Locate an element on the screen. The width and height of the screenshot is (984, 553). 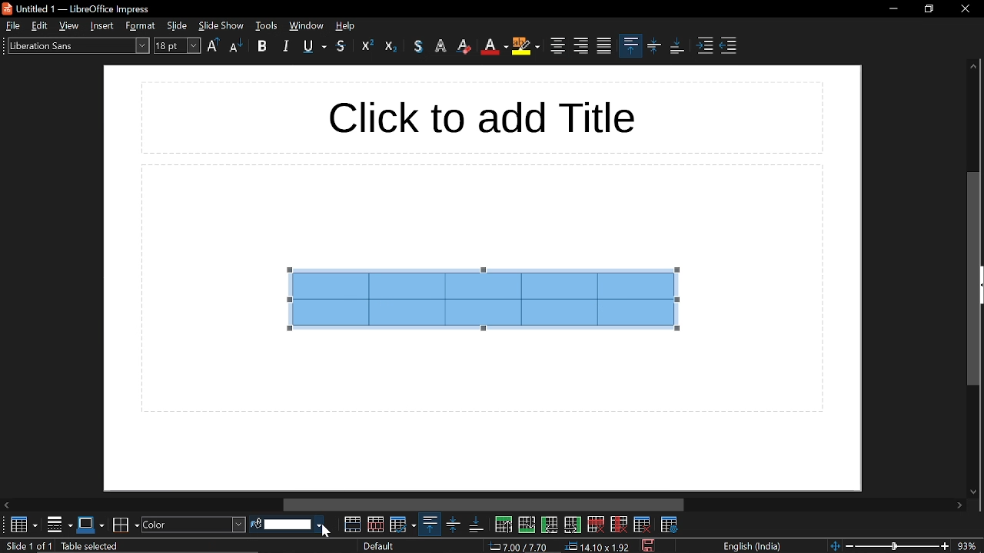
minimize is located at coordinates (893, 9).